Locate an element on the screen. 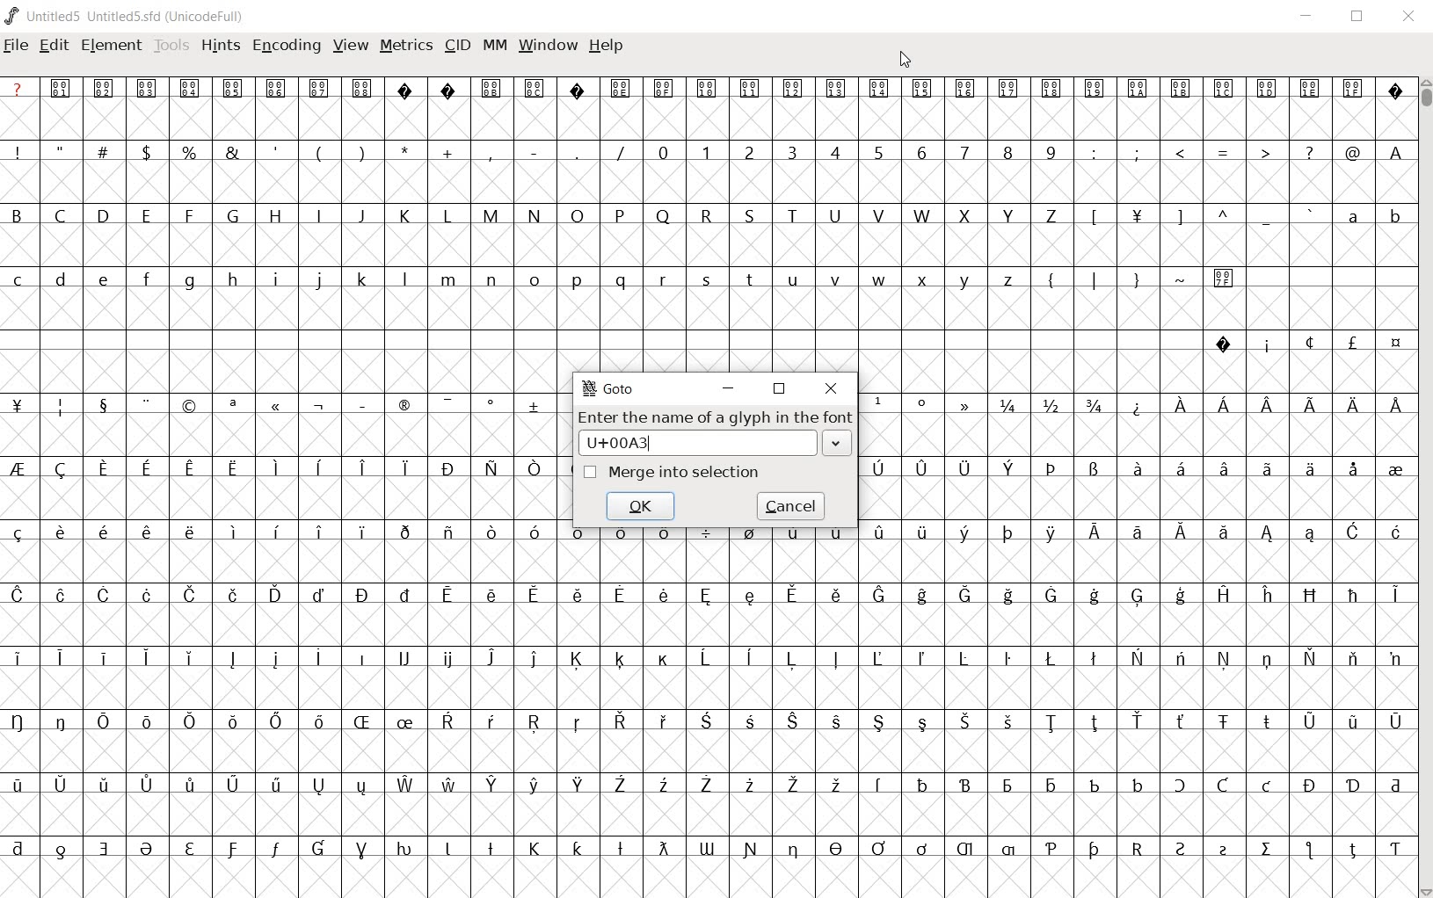  Symbol is located at coordinates (276, 786).